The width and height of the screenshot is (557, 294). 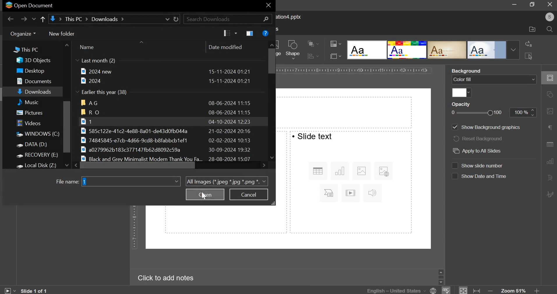 What do you see at coordinates (463, 104) in the screenshot?
I see `opacity` at bounding box center [463, 104].